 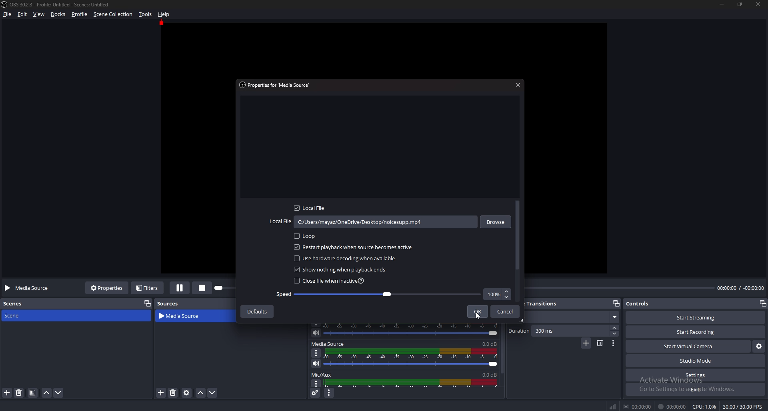 I want to click on Options, so click(x=316, y=353).